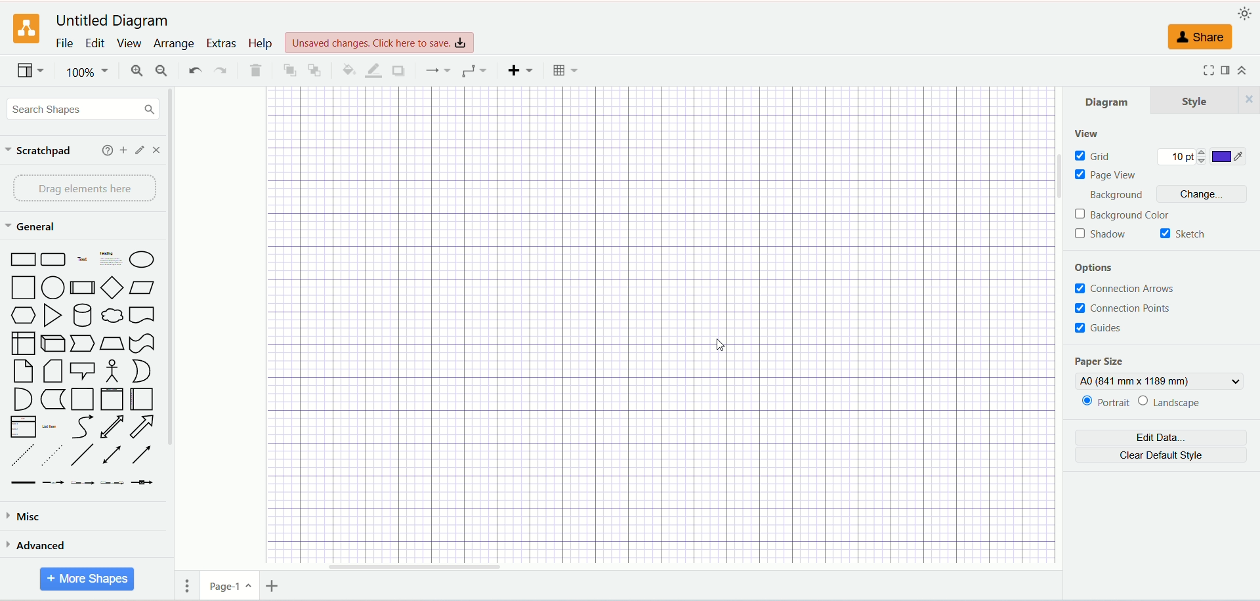 The height and width of the screenshot is (601, 1260). Describe the element at coordinates (142, 455) in the screenshot. I see `Directional Connector` at that location.